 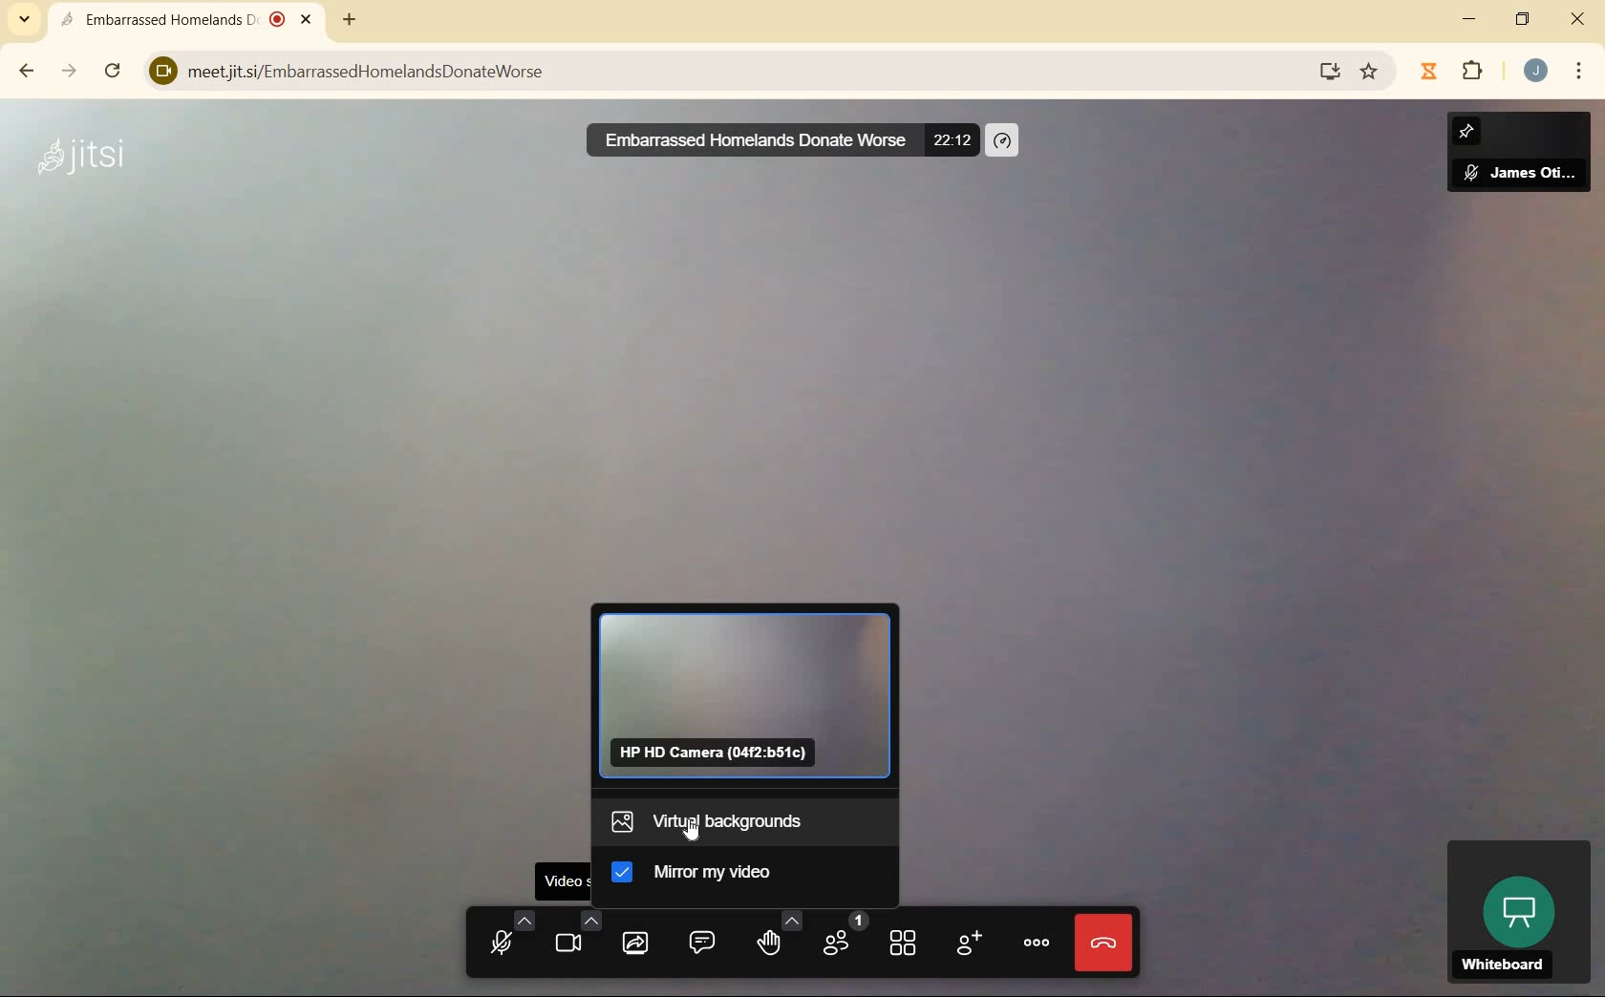 What do you see at coordinates (627, 876) in the screenshot?
I see `checkbox` at bounding box center [627, 876].